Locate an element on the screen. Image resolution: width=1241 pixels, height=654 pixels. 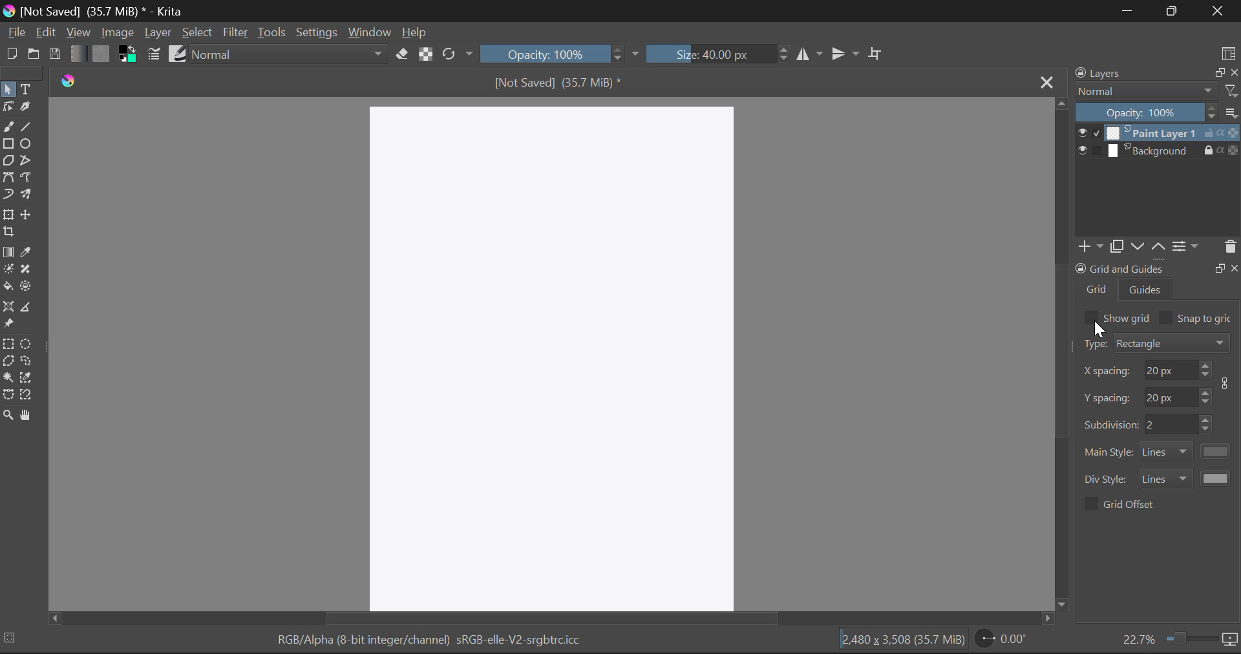
spacing y is located at coordinates (1108, 397).